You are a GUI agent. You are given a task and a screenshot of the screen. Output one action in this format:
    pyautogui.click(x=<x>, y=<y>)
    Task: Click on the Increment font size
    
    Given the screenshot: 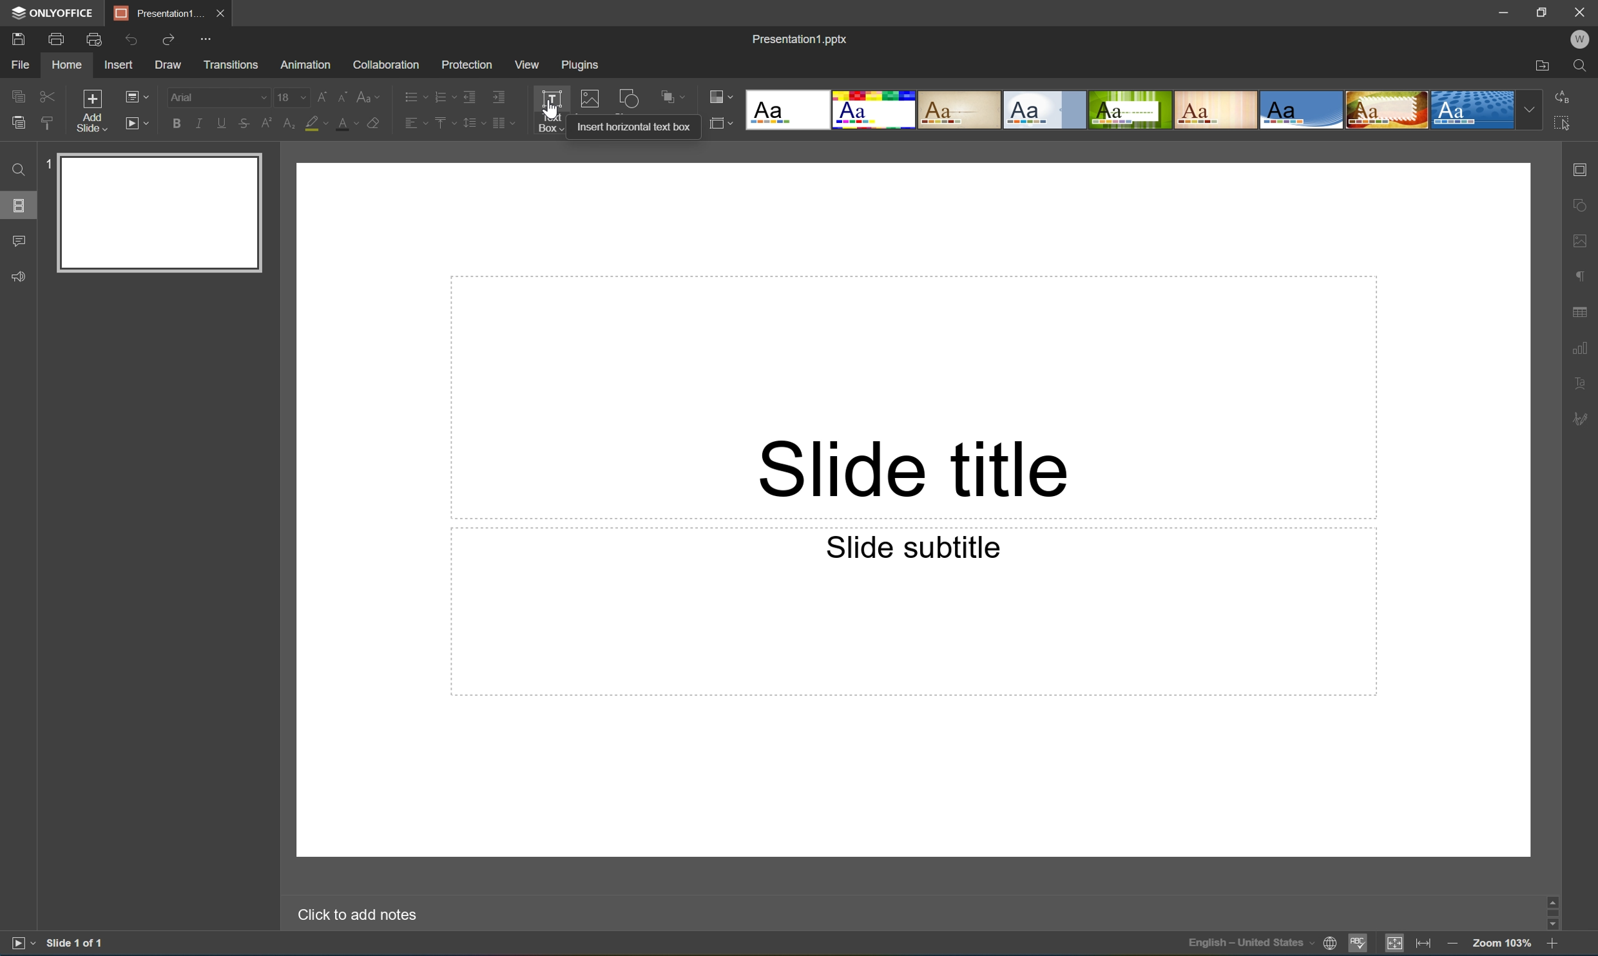 What is the action you would take?
    pyautogui.click(x=319, y=95)
    